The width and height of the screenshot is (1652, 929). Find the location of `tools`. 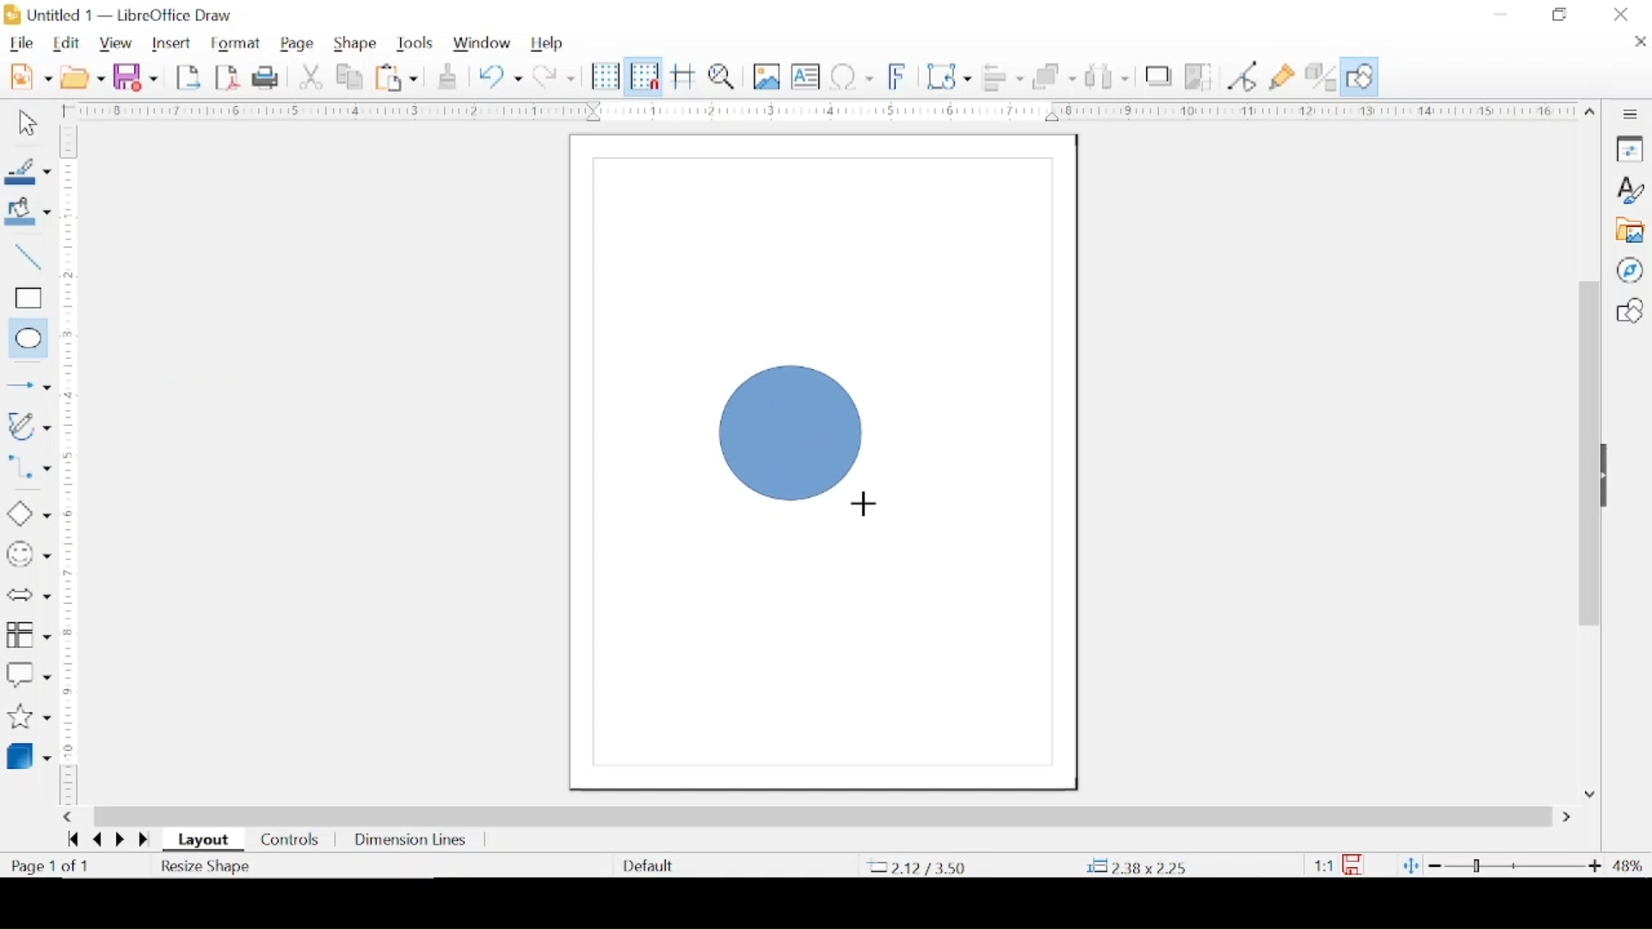

tools is located at coordinates (416, 44).